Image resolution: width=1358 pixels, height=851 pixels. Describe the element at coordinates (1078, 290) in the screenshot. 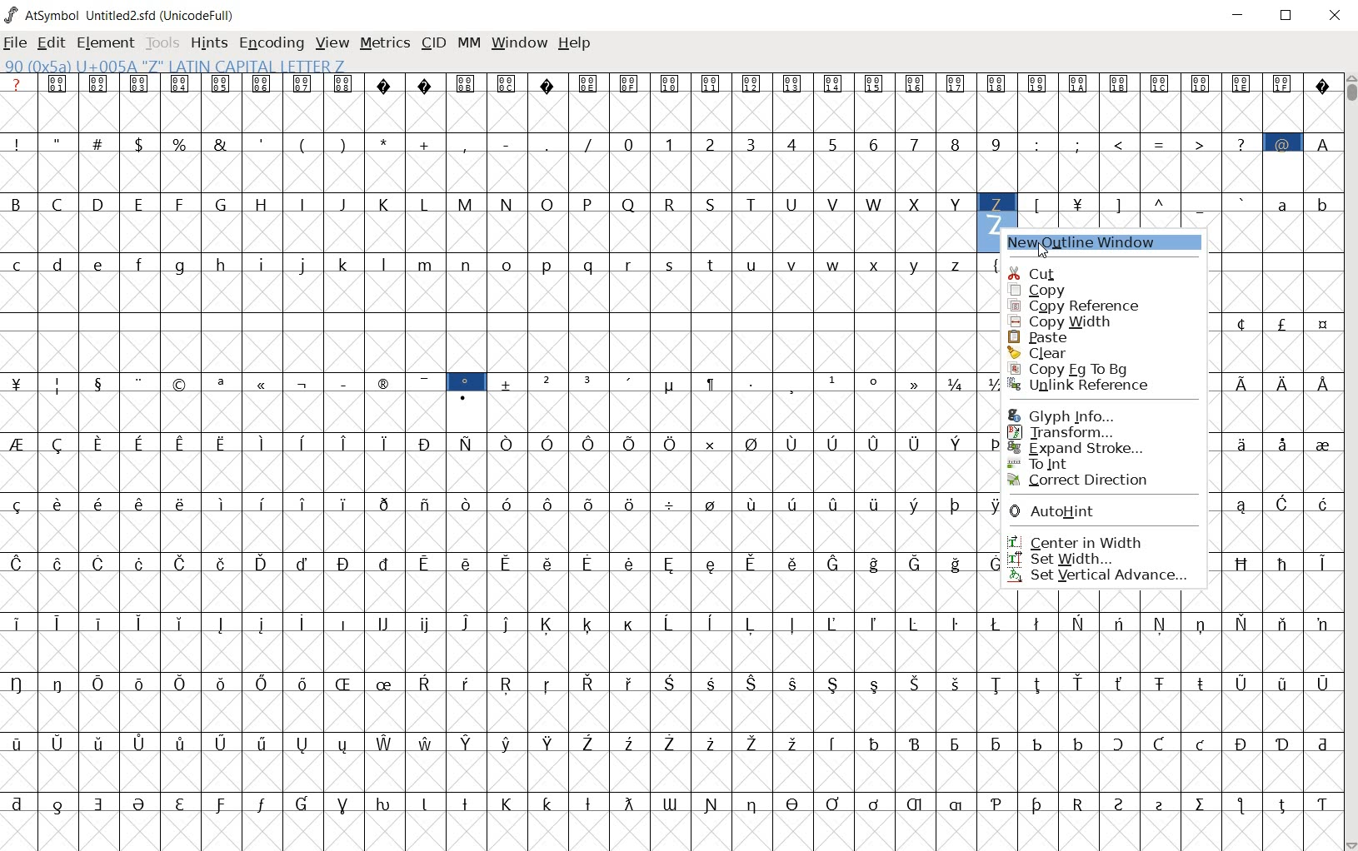

I see `copy` at that location.